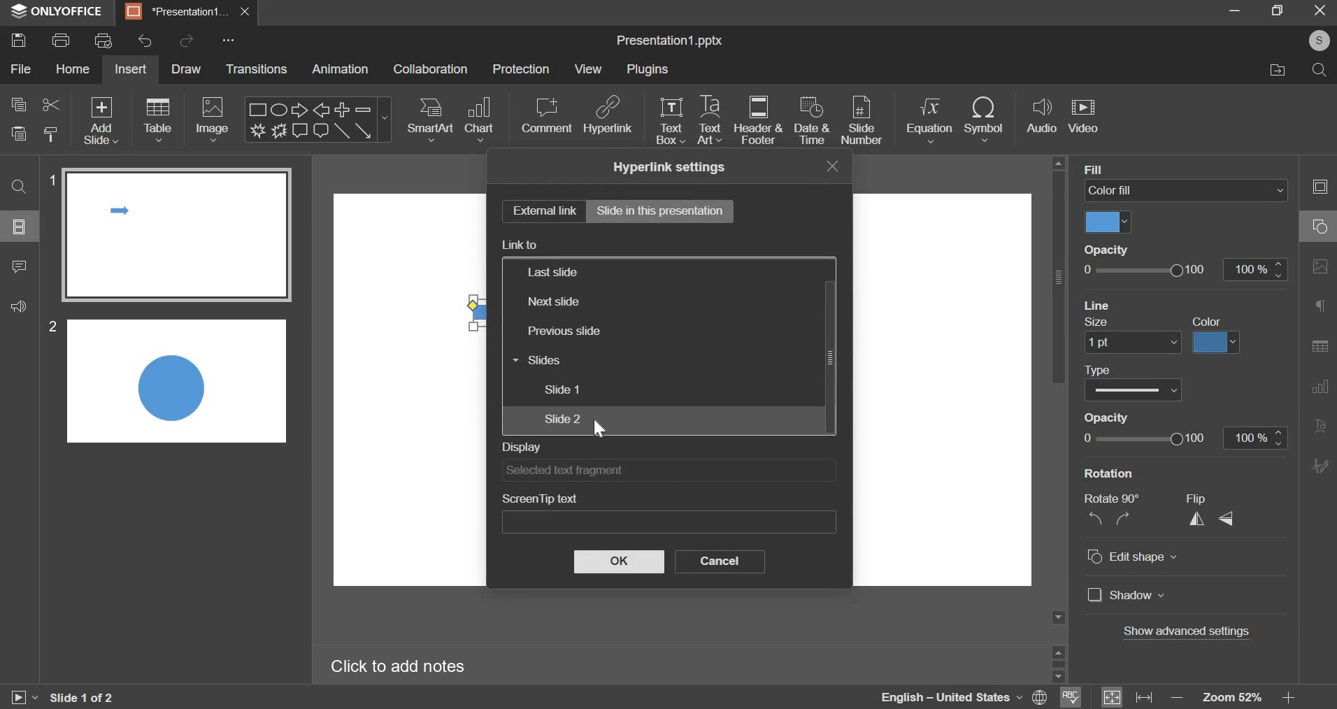 This screenshot has width=1337, height=709. I want to click on table, so click(157, 120).